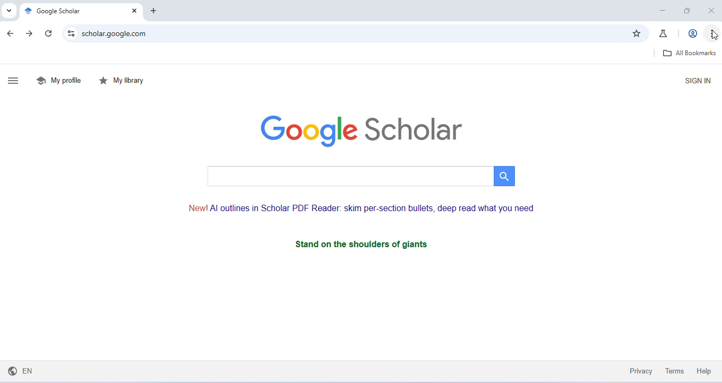 Image resolution: width=722 pixels, height=383 pixels. What do you see at coordinates (686, 12) in the screenshot?
I see `maximize` at bounding box center [686, 12].